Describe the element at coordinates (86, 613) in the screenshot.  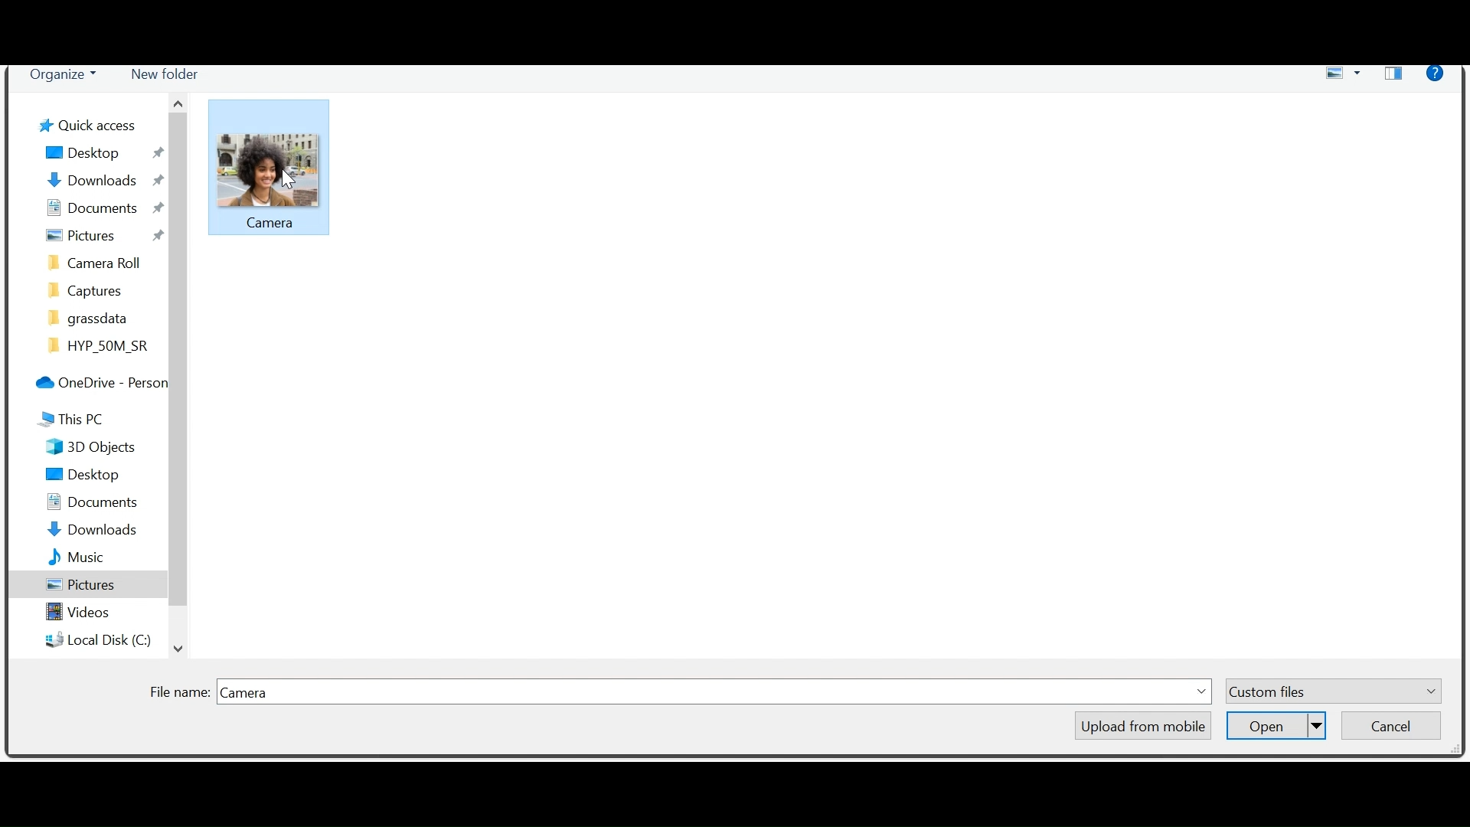
I see `Videos` at that location.